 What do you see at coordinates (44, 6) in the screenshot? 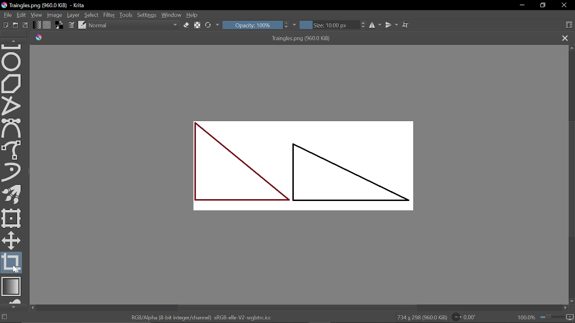
I see `Traingles.png (960.0 KiB) - Krita` at bounding box center [44, 6].